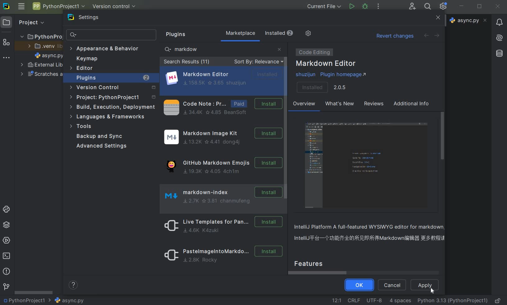  What do you see at coordinates (428, 6) in the screenshot?
I see `search everywhere` at bounding box center [428, 6].